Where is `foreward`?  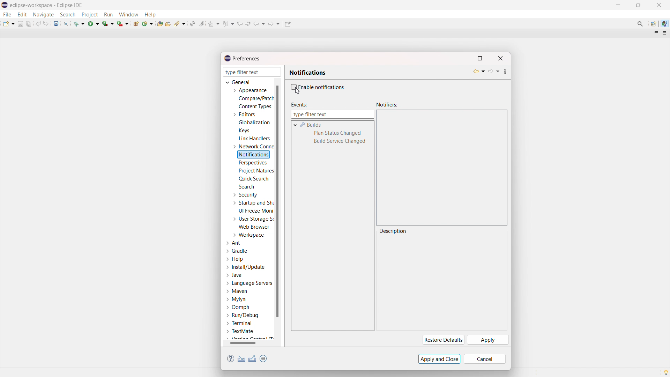 foreward is located at coordinates (274, 23).